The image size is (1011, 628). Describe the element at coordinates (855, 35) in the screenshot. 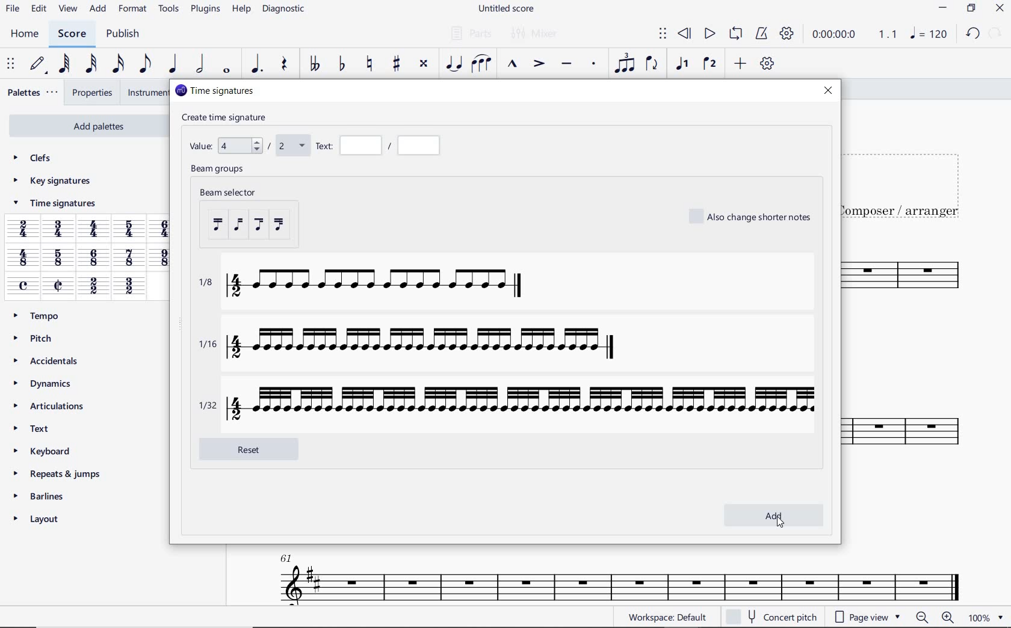

I see `PLAY SPEED` at that location.